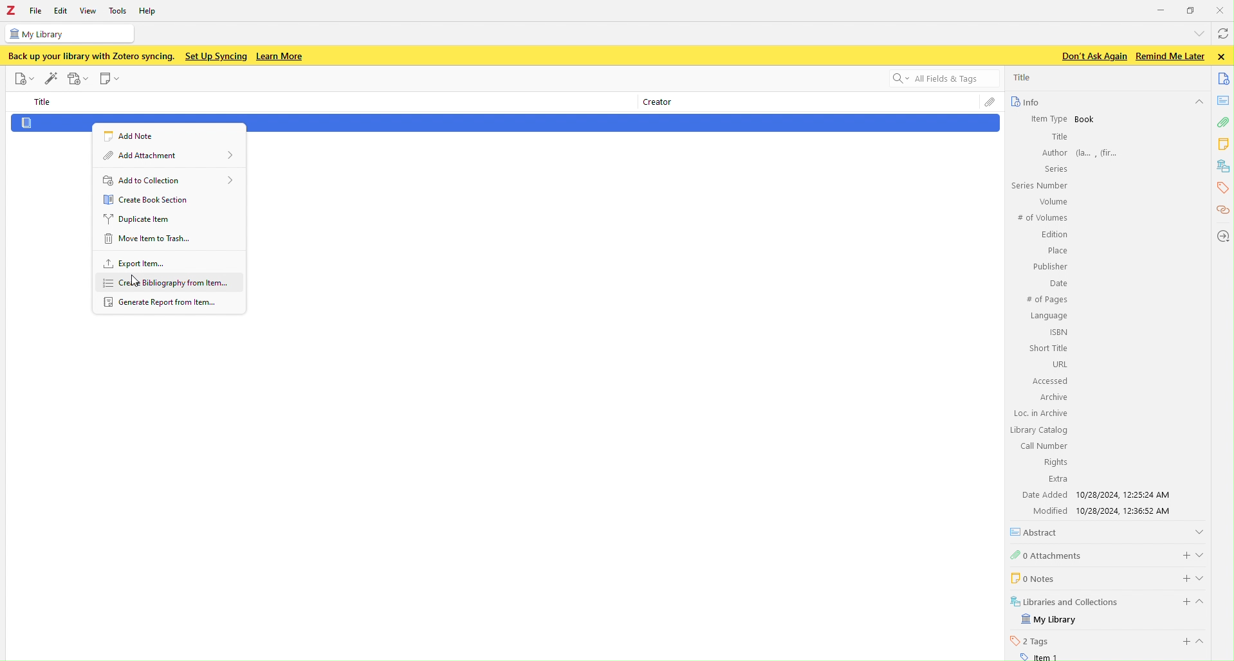 This screenshot has height=661, width=1234. I want to click on Language, so click(1049, 316).